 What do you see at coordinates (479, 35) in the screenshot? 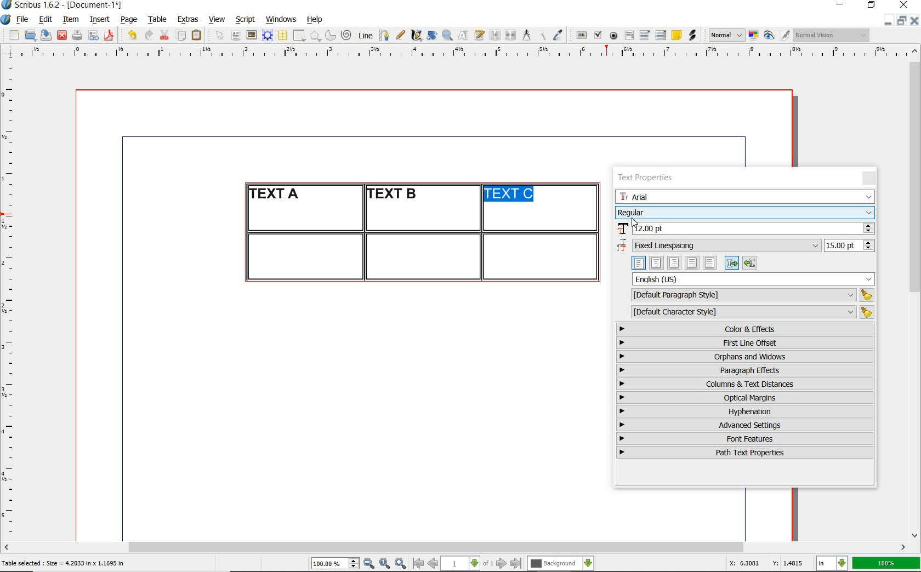
I see `edit text with story editor` at bounding box center [479, 35].